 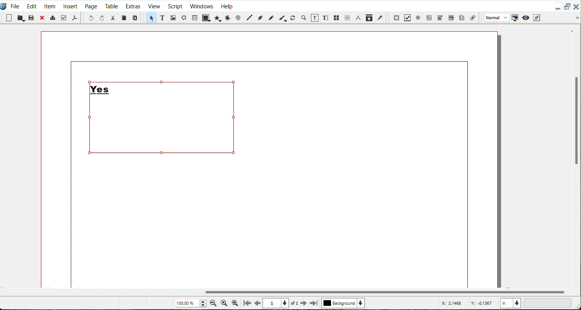 What do you see at coordinates (515, 17) in the screenshot?
I see `Toggle color` at bounding box center [515, 17].